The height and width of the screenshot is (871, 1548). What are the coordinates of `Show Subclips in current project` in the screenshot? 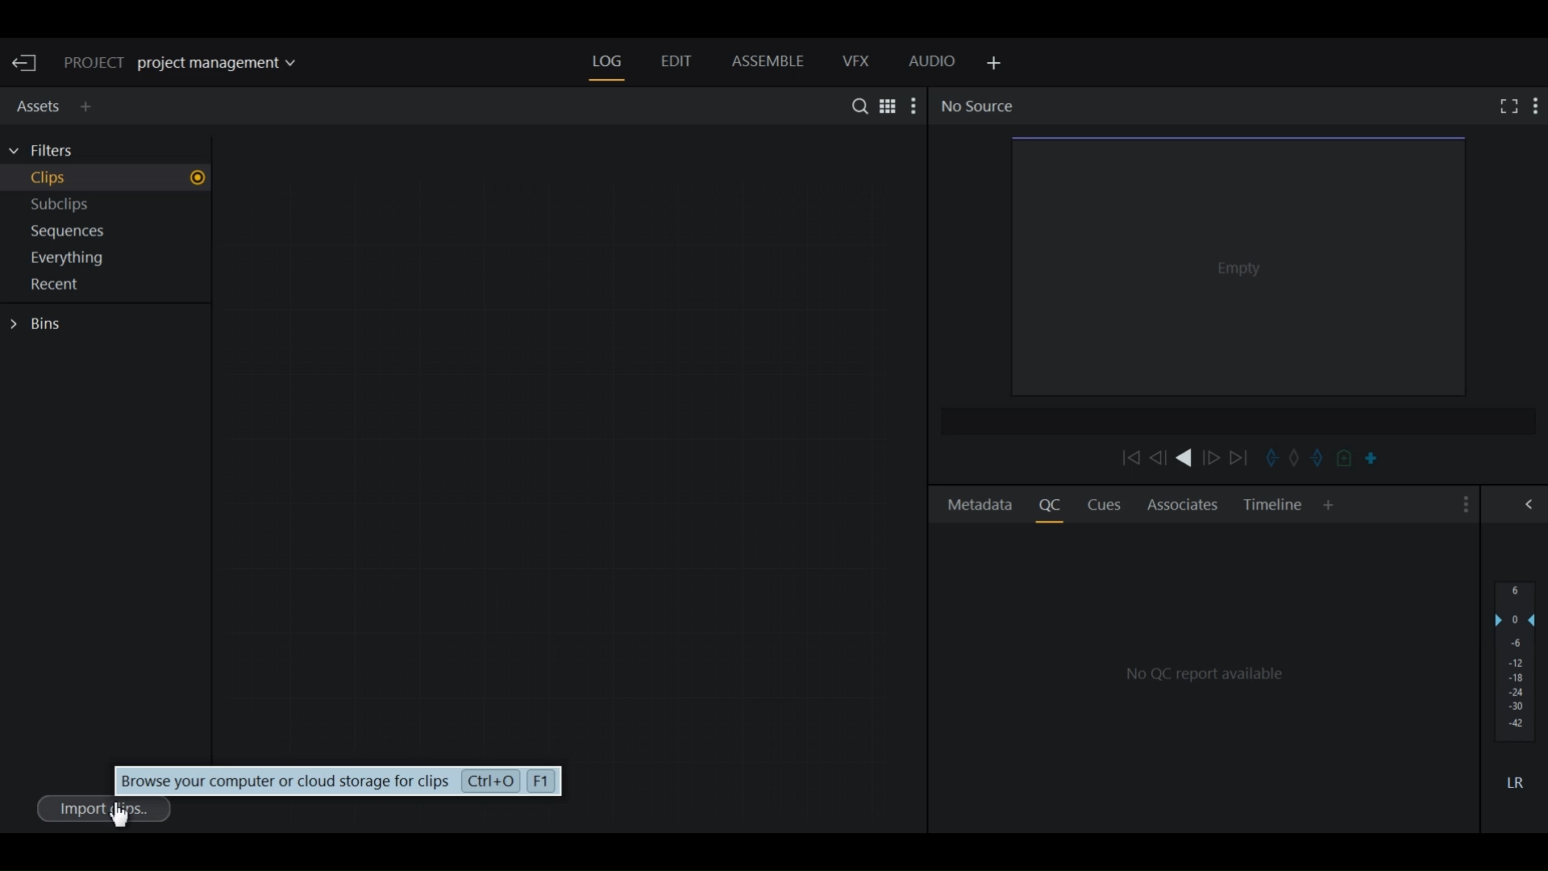 It's located at (110, 207).